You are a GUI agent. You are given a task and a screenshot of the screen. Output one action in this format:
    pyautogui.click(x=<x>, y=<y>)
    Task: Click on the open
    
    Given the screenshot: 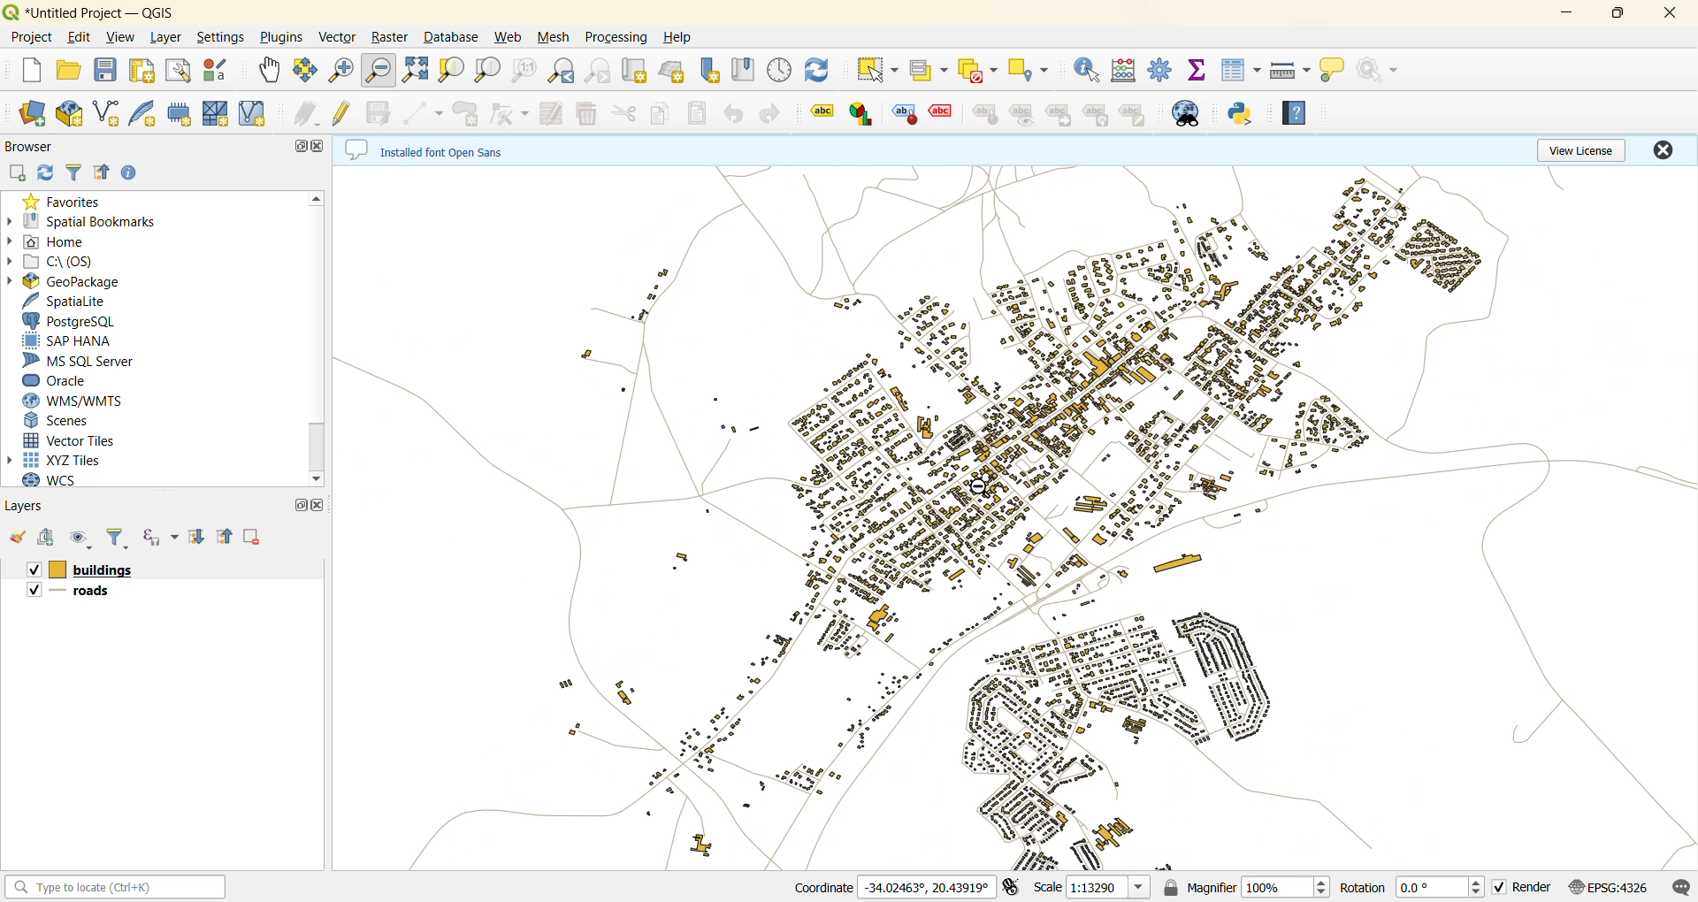 What is the action you would take?
    pyautogui.click(x=68, y=72)
    